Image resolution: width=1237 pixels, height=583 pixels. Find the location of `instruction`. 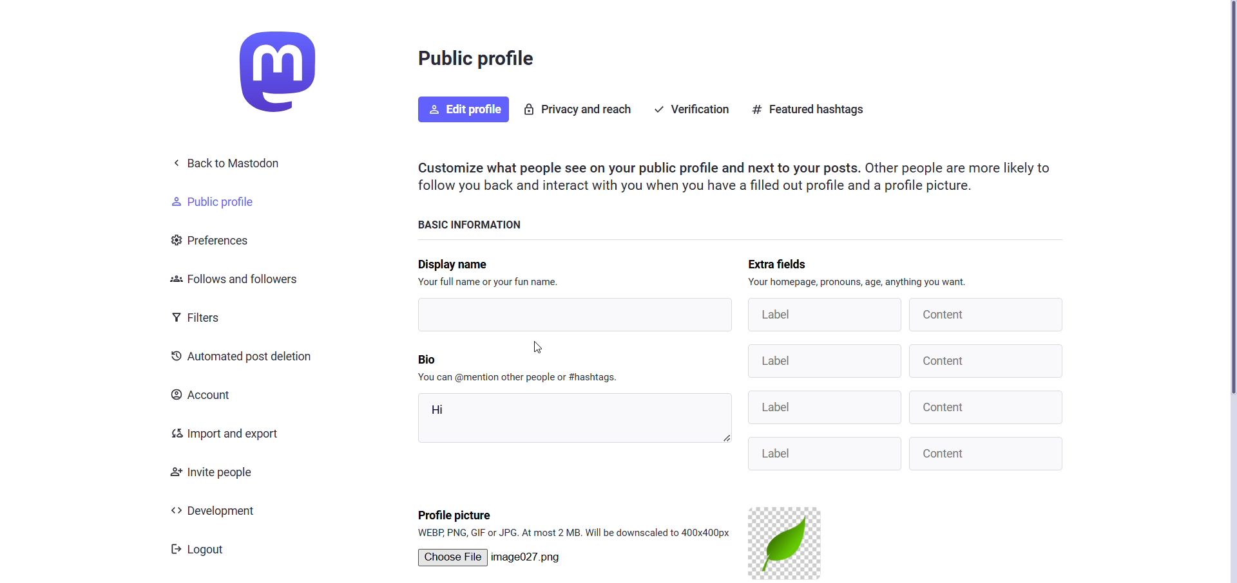

instruction is located at coordinates (859, 283).